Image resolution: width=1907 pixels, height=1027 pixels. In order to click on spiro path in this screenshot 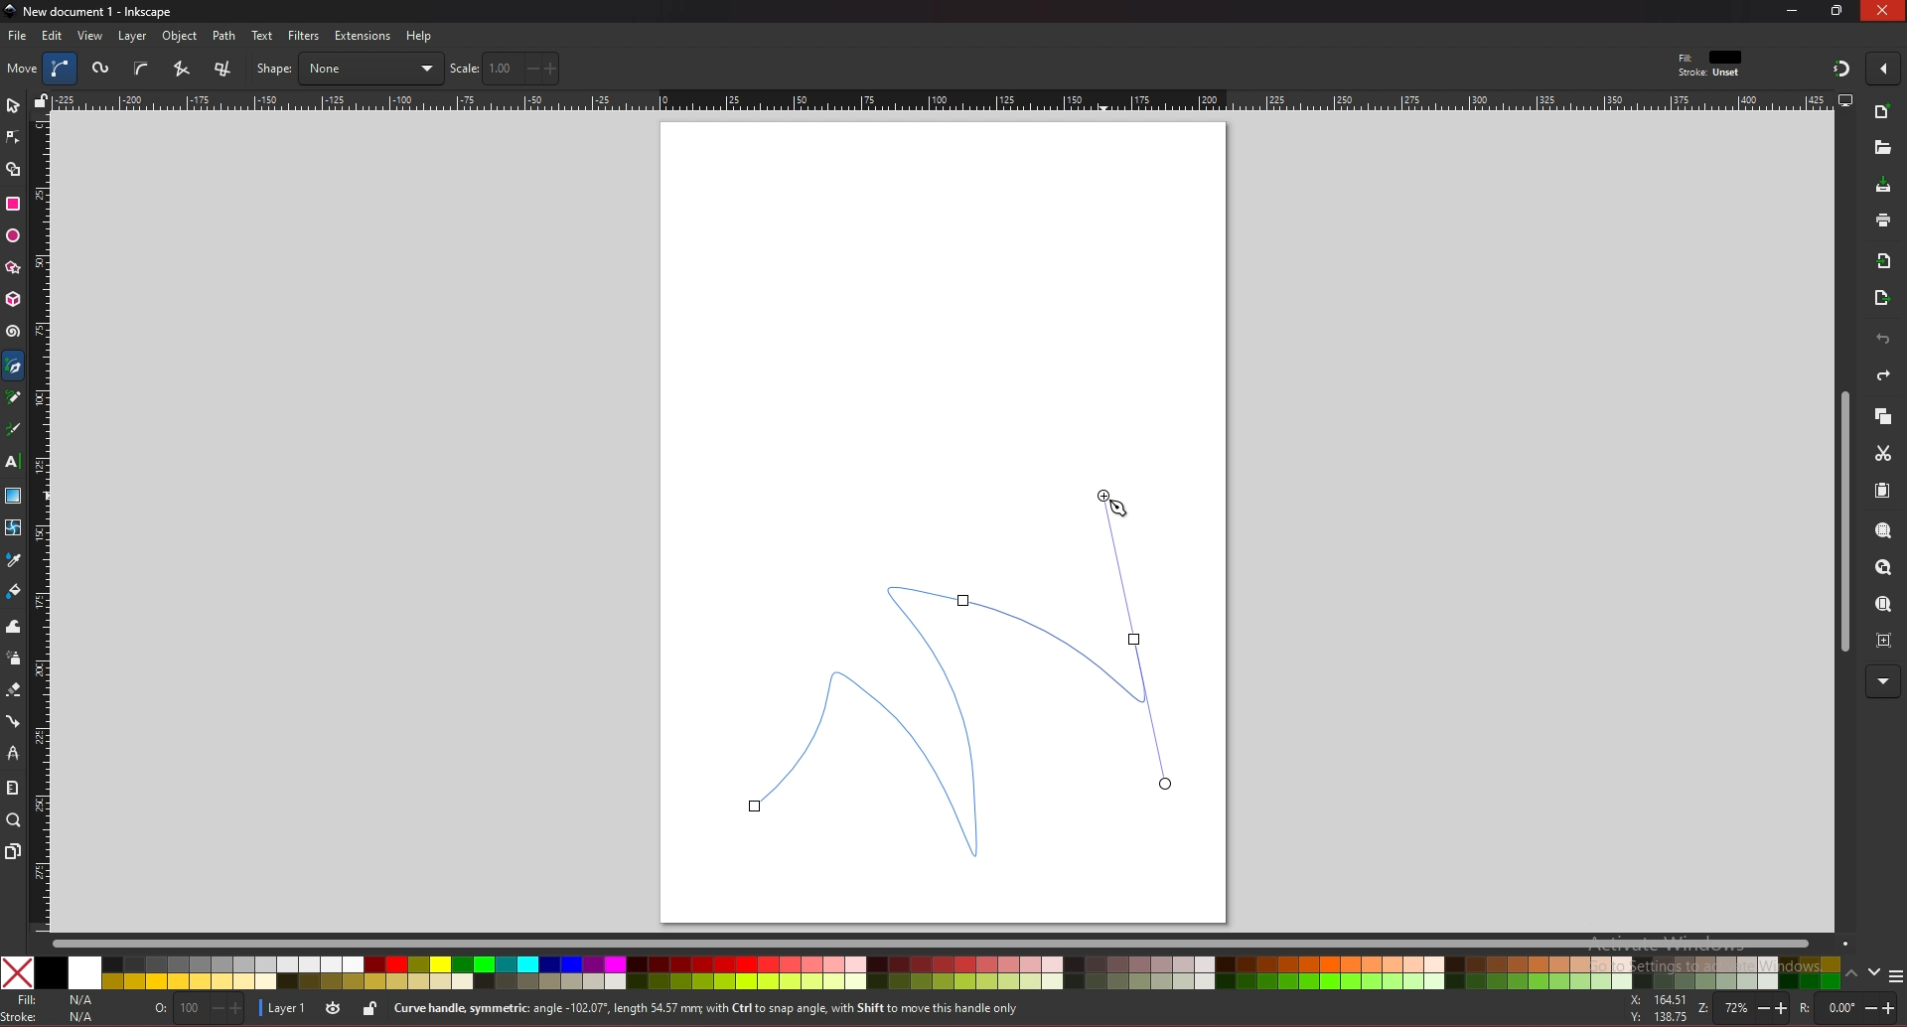, I will do `click(102, 70)`.